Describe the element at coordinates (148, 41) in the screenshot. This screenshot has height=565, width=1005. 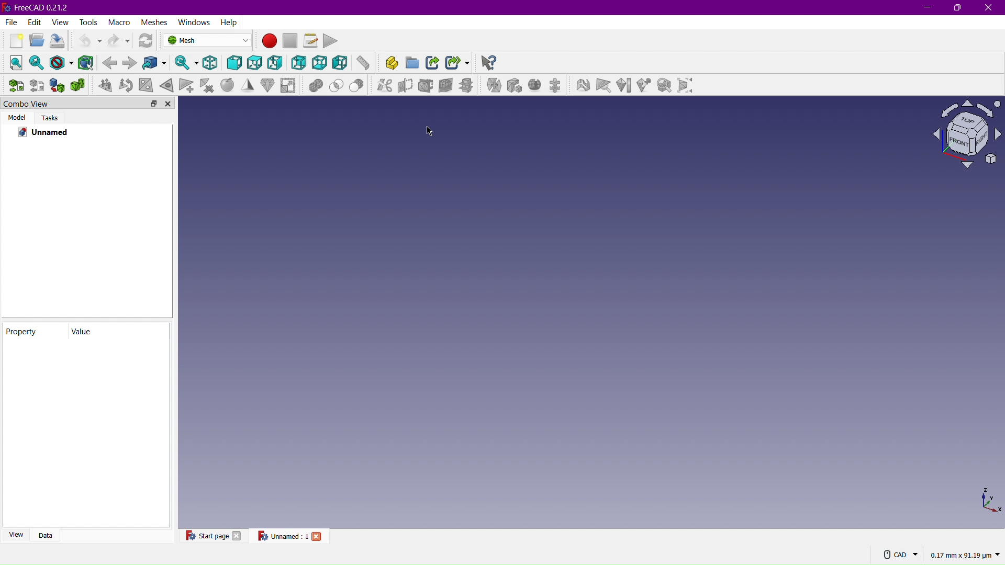
I see `Refresh` at that location.